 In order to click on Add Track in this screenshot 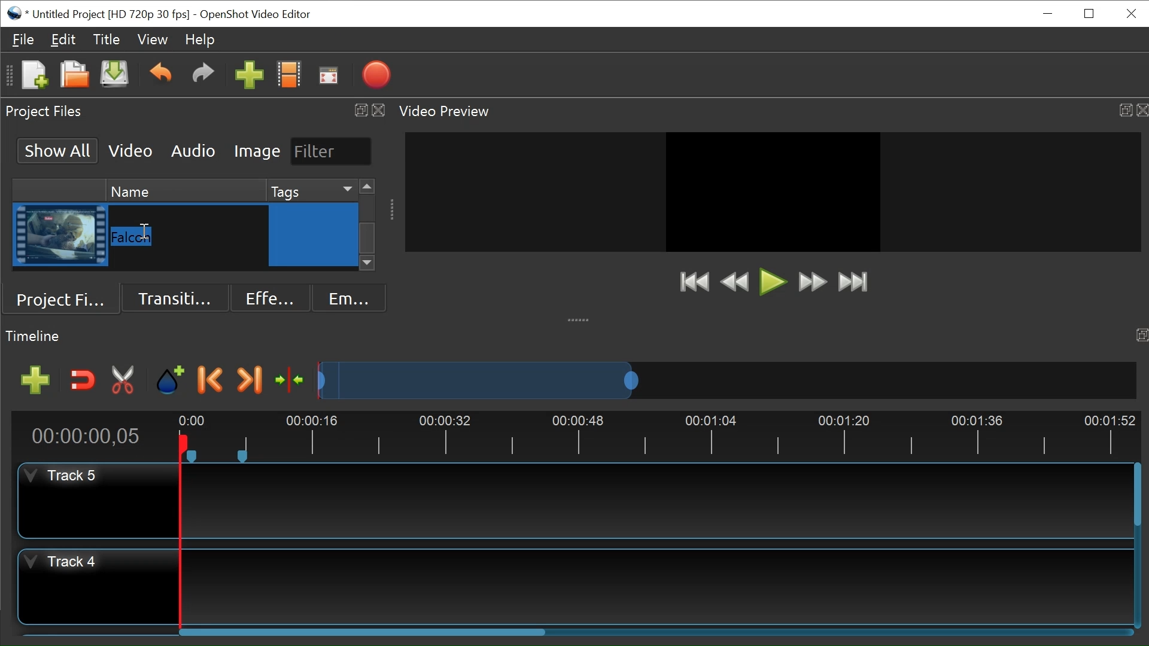, I will do `click(31, 380)`.